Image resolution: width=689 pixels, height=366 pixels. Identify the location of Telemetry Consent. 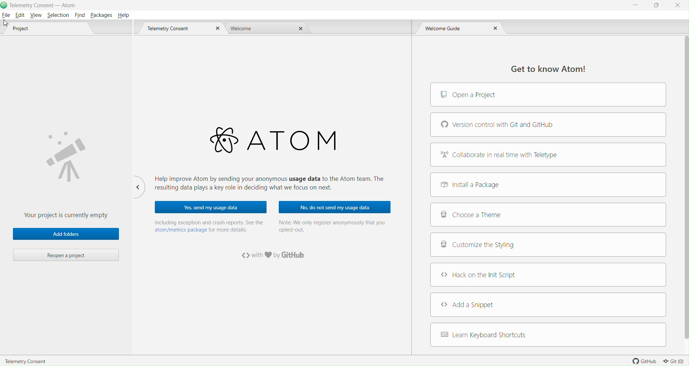
(174, 29).